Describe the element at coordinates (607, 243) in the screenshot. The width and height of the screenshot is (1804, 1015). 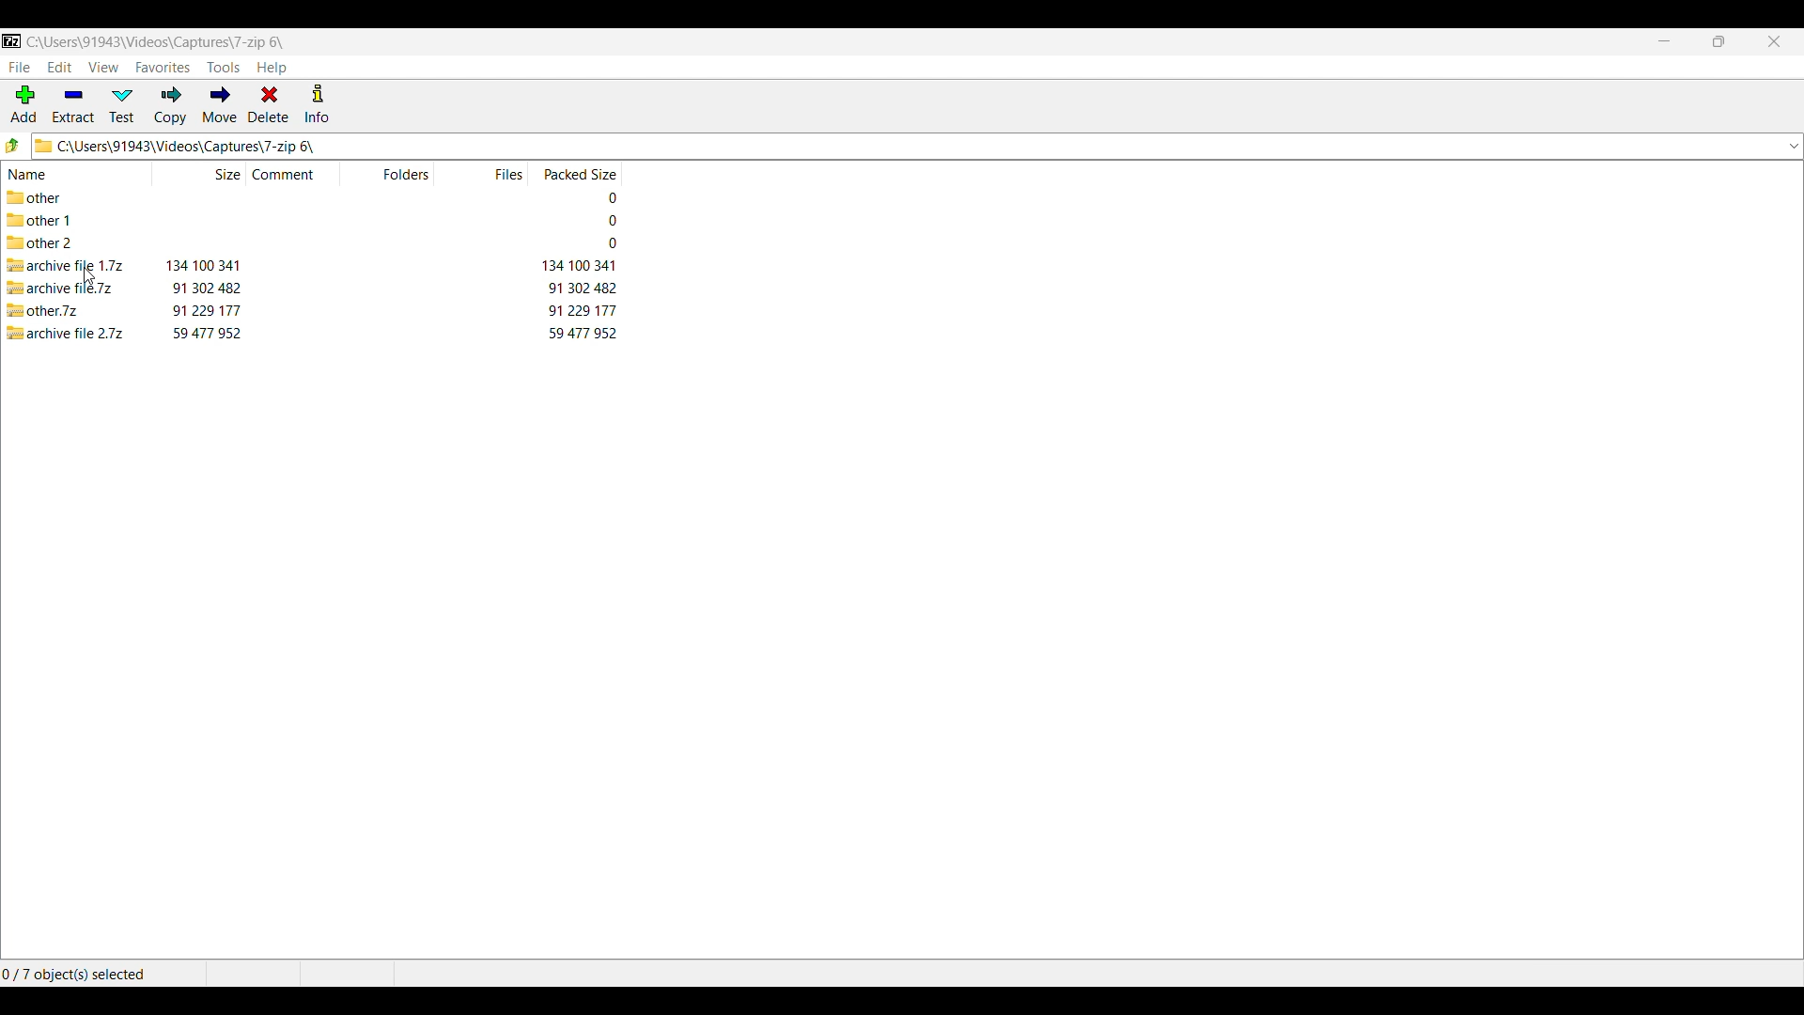
I see `packed size` at that location.